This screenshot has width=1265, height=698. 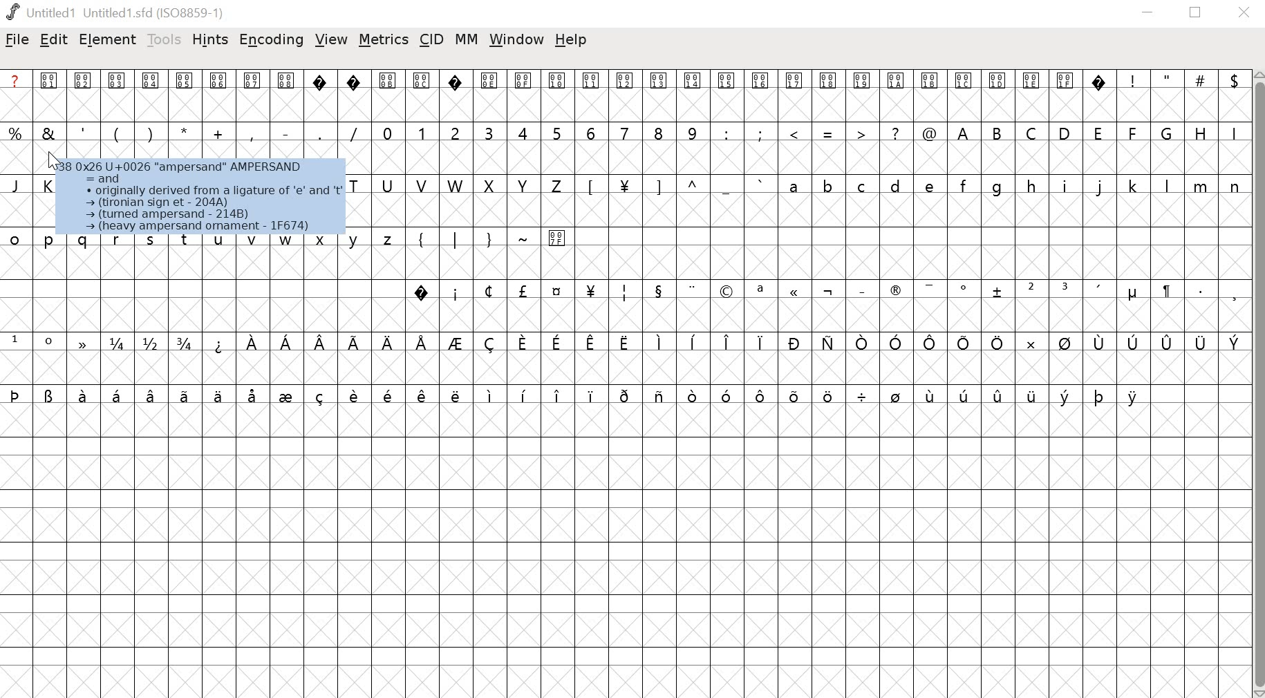 What do you see at coordinates (863, 395) in the screenshot?
I see `symbol` at bounding box center [863, 395].